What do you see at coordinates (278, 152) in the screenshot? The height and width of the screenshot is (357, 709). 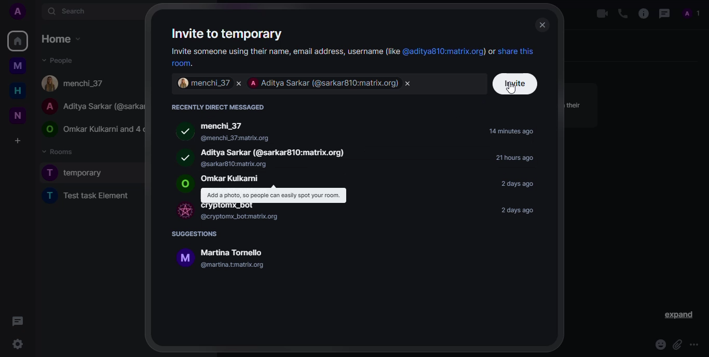 I see `Aditya Sarkar (@sarkar810:matrix.org)` at bounding box center [278, 152].